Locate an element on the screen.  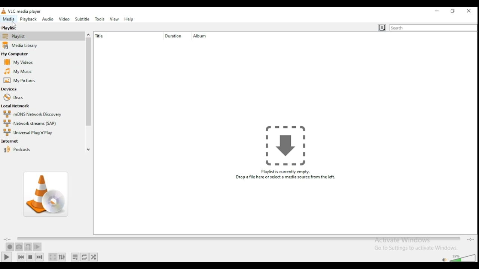
my computer is located at coordinates (17, 55).